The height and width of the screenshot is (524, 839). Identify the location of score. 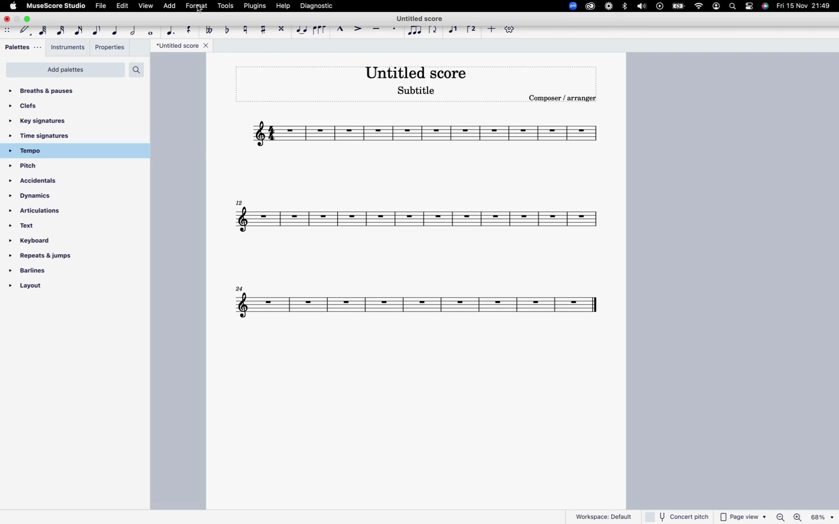
(420, 307).